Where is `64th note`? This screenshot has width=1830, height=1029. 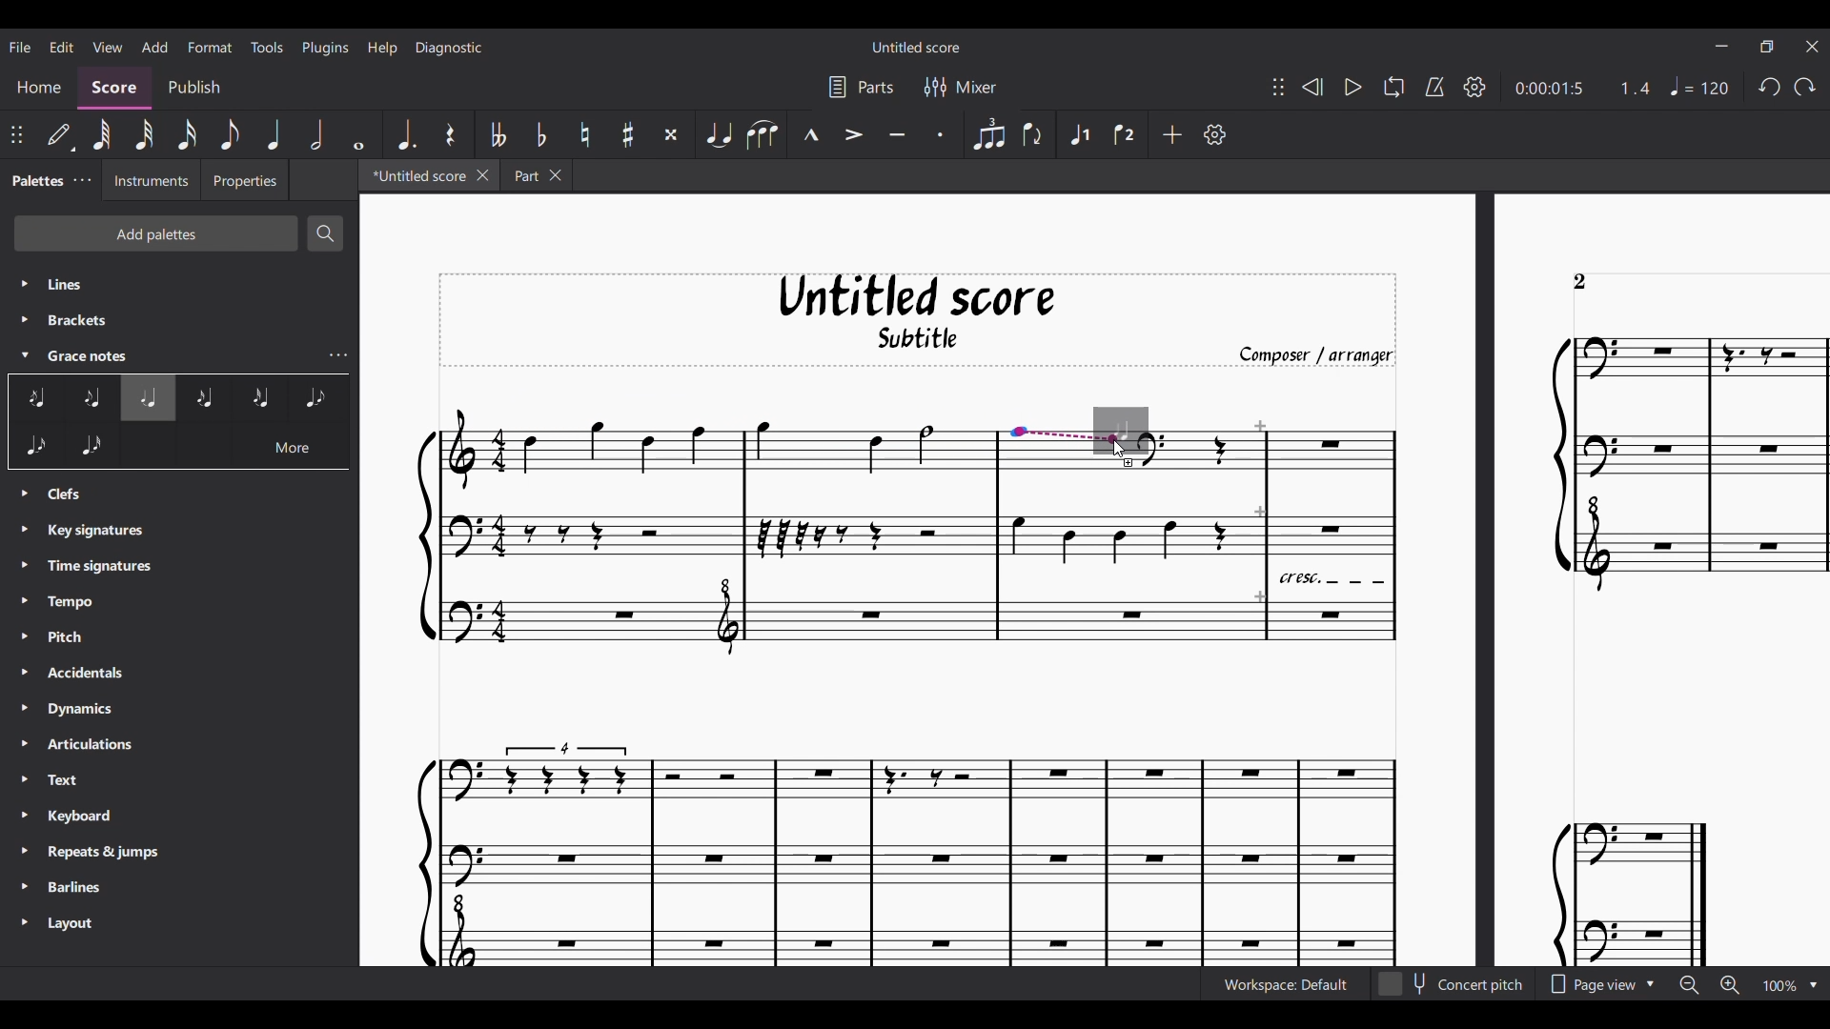 64th note is located at coordinates (101, 135).